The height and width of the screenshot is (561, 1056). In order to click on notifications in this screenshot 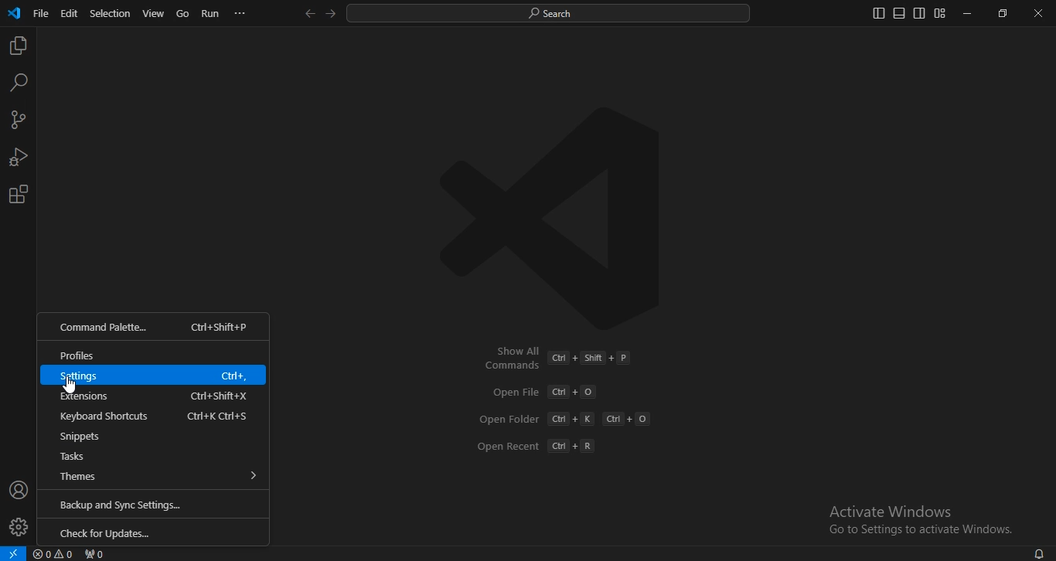, I will do `click(1038, 552)`.